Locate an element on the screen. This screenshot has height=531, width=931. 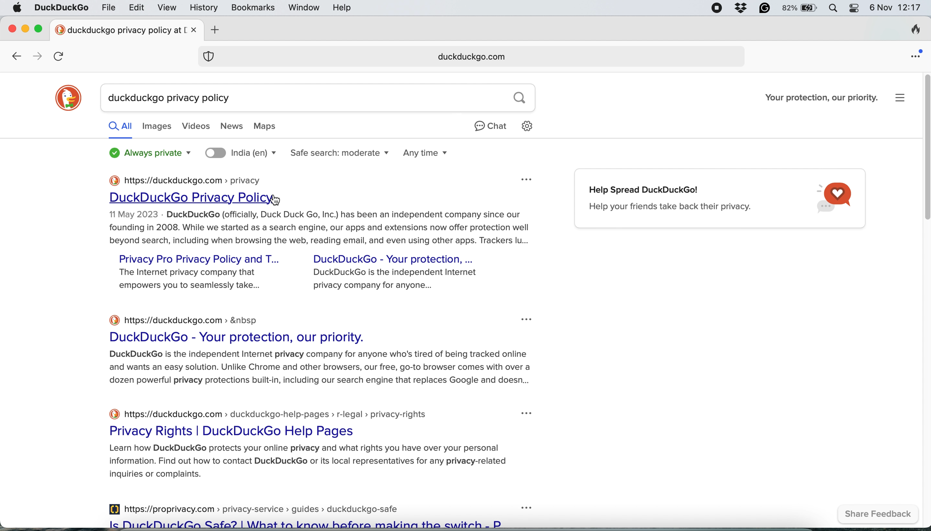
minimise is located at coordinates (25, 29).